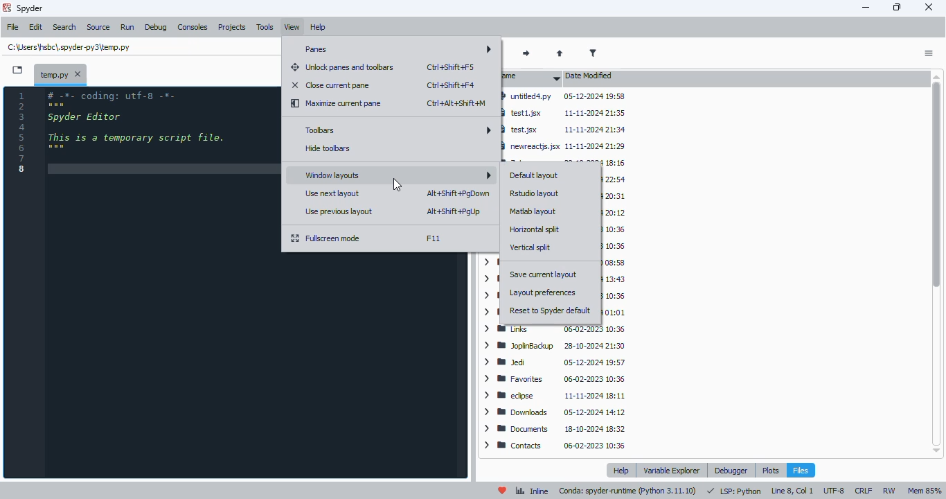 This screenshot has width=946, height=499. Describe the element at coordinates (99, 28) in the screenshot. I see `source` at that location.